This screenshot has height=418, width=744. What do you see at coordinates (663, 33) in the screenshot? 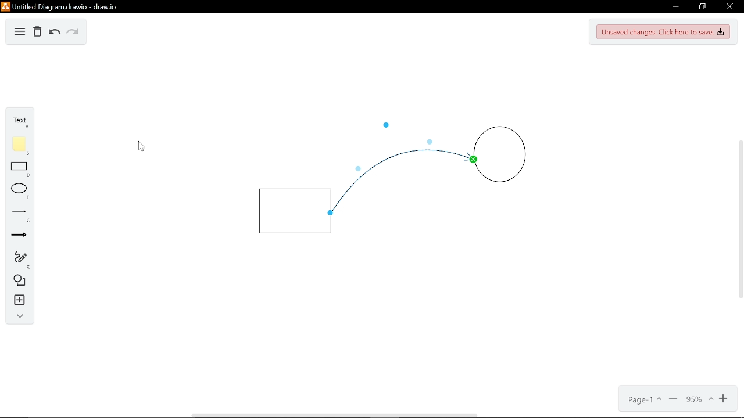
I see `Unsaved changes. Click here to save.` at bounding box center [663, 33].